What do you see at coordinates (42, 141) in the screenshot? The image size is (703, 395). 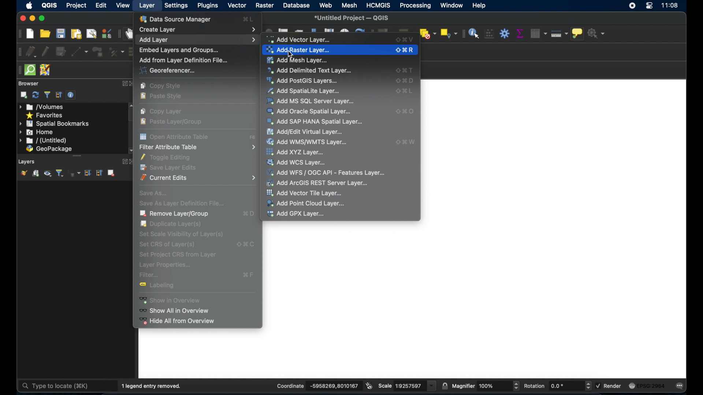 I see `untitled` at bounding box center [42, 141].